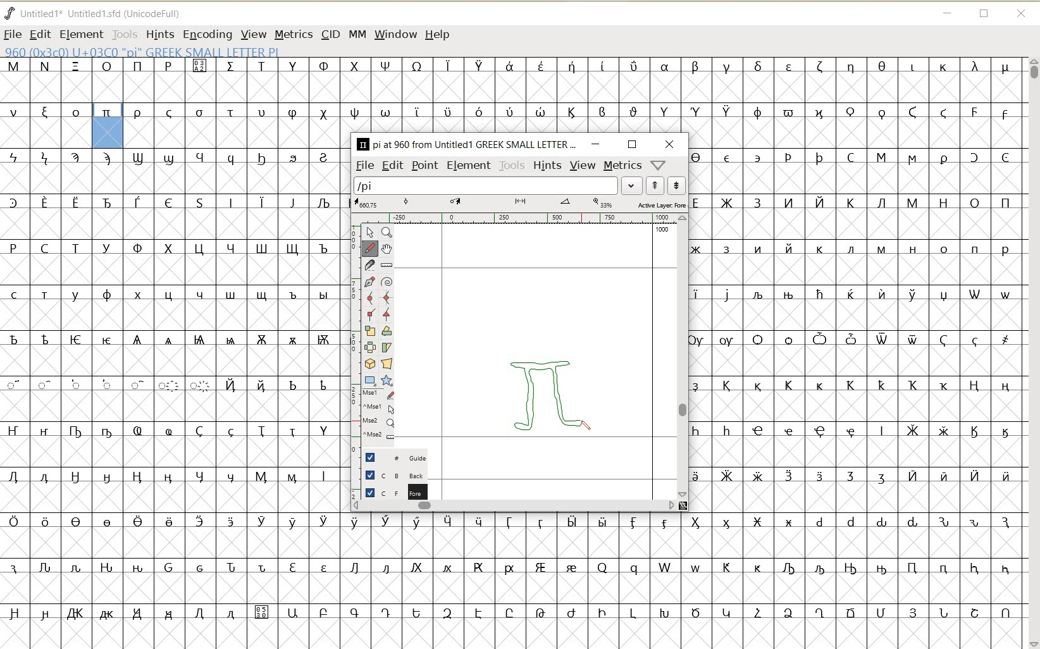  What do you see at coordinates (671, 145) in the screenshot?
I see `CLOSE` at bounding box center [671, 145].